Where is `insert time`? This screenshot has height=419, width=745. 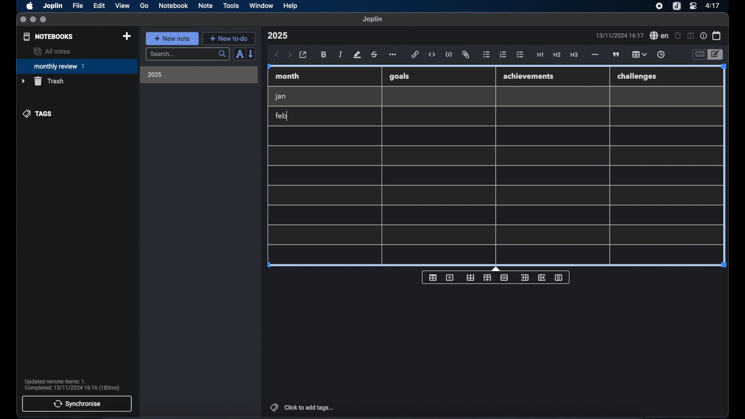 insert time is located at coordinates (661, 55).